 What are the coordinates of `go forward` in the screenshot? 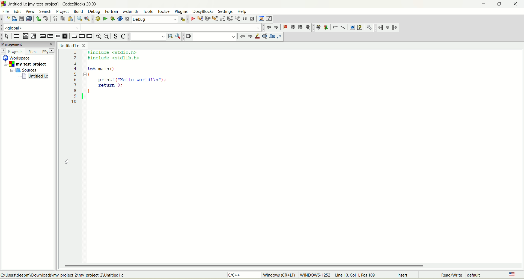 It's located at (250, 37).